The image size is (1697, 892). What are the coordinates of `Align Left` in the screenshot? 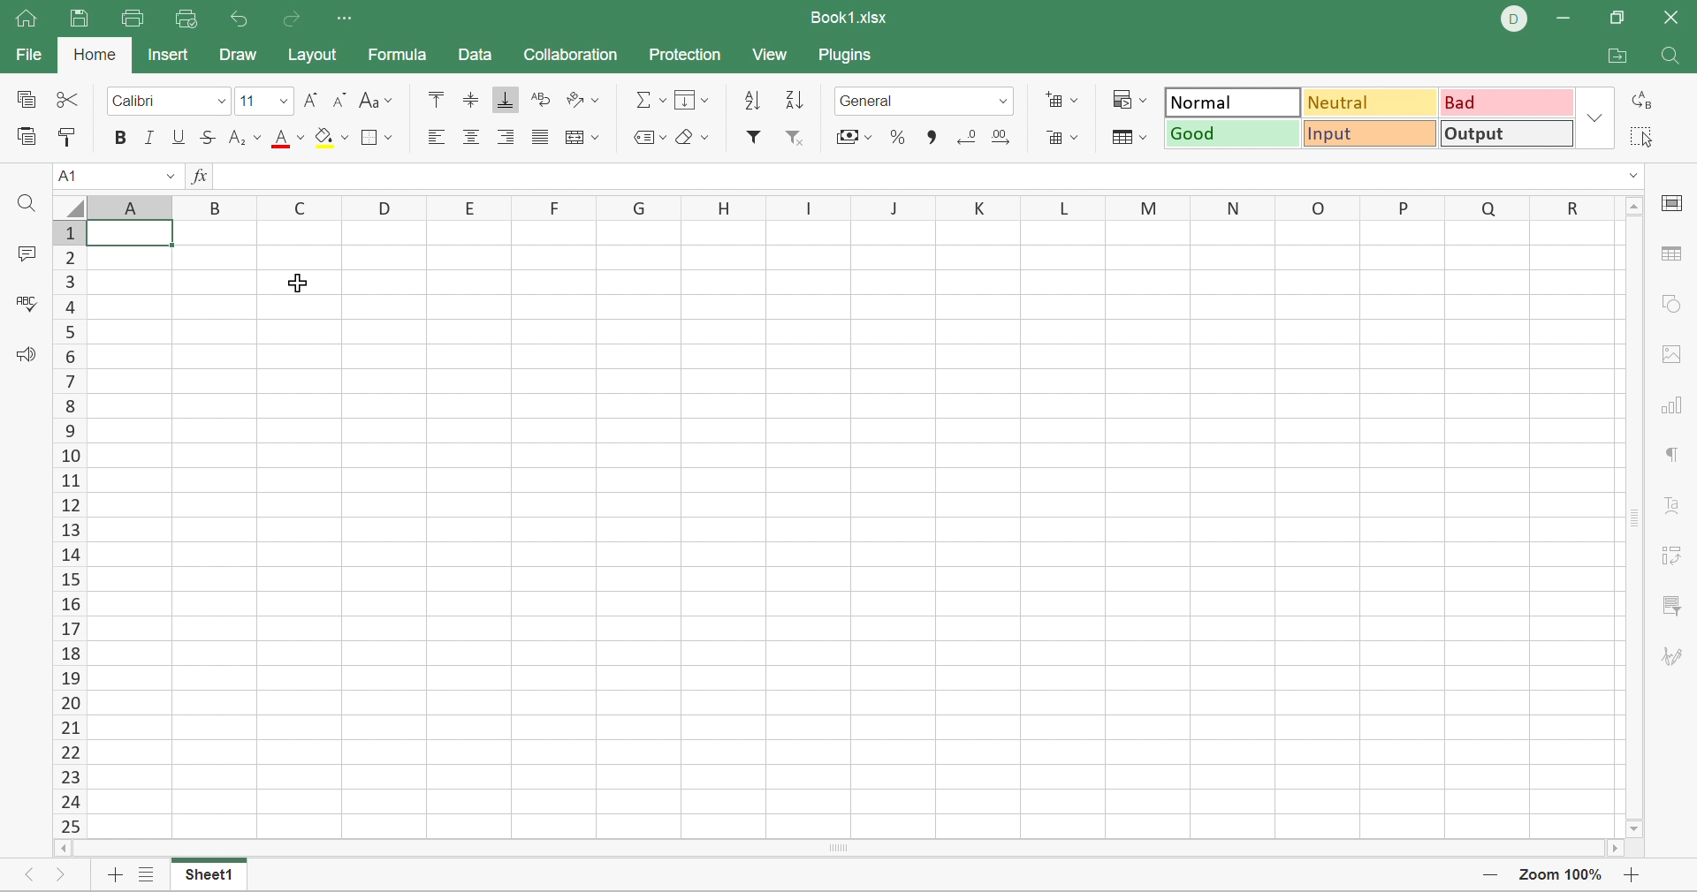 It's located at (432, 137).